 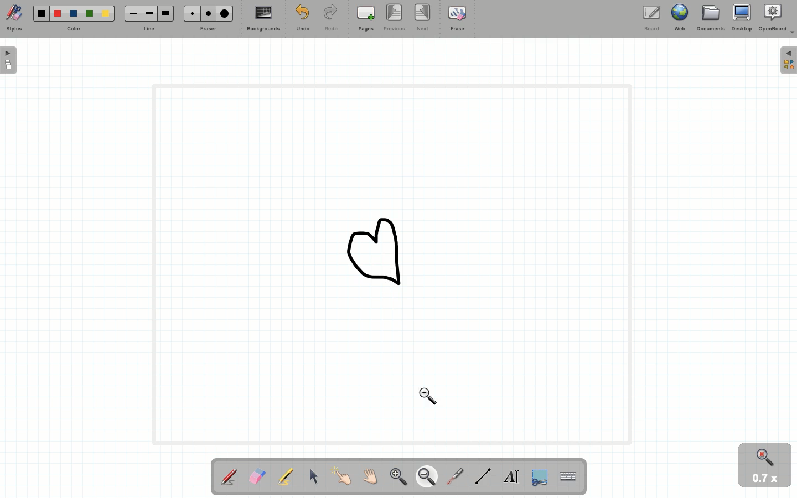 I want to click on Erase, so click(x=457, y=20).